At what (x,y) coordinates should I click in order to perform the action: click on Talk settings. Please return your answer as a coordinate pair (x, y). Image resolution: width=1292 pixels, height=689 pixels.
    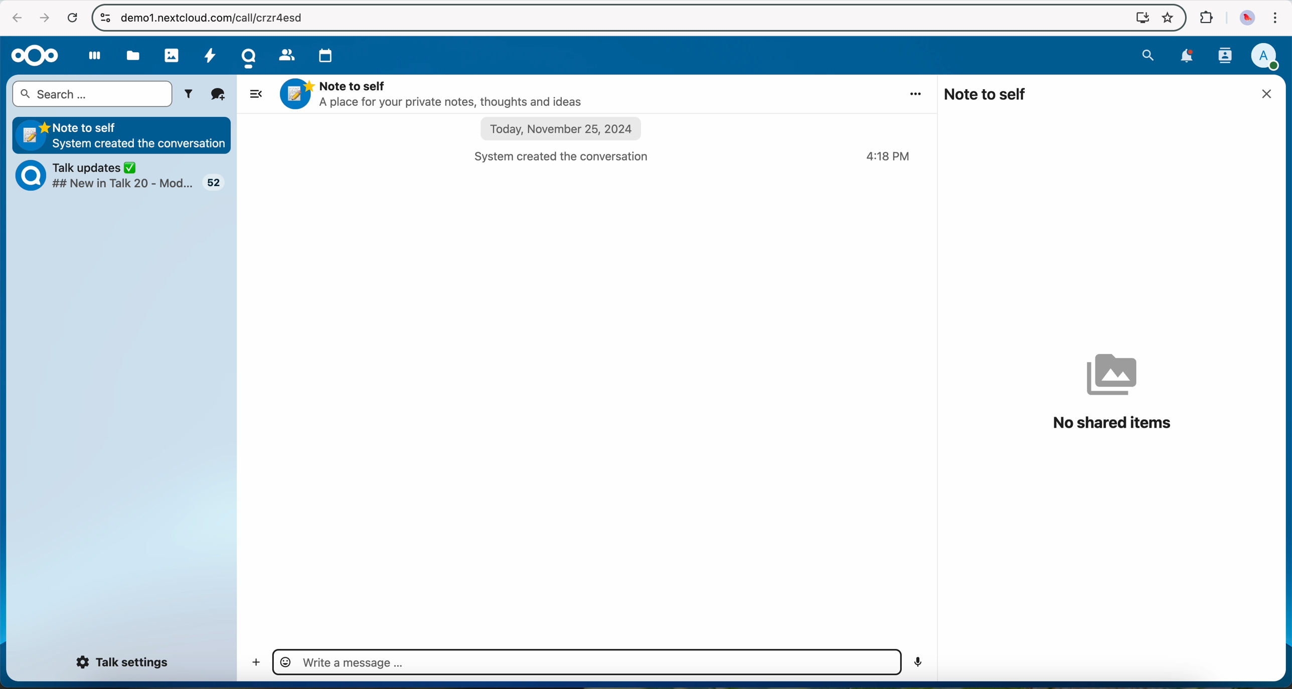
    Looking at the image, I should click on (124, 663).